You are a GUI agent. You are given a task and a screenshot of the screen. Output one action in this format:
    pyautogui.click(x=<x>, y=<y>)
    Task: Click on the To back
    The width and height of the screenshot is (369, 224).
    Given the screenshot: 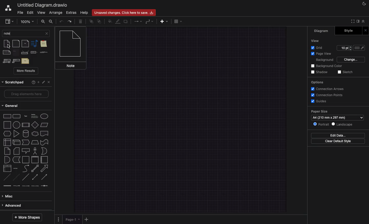 What is the action you would take?
    pyautogui.click(x=100, y=21)
    